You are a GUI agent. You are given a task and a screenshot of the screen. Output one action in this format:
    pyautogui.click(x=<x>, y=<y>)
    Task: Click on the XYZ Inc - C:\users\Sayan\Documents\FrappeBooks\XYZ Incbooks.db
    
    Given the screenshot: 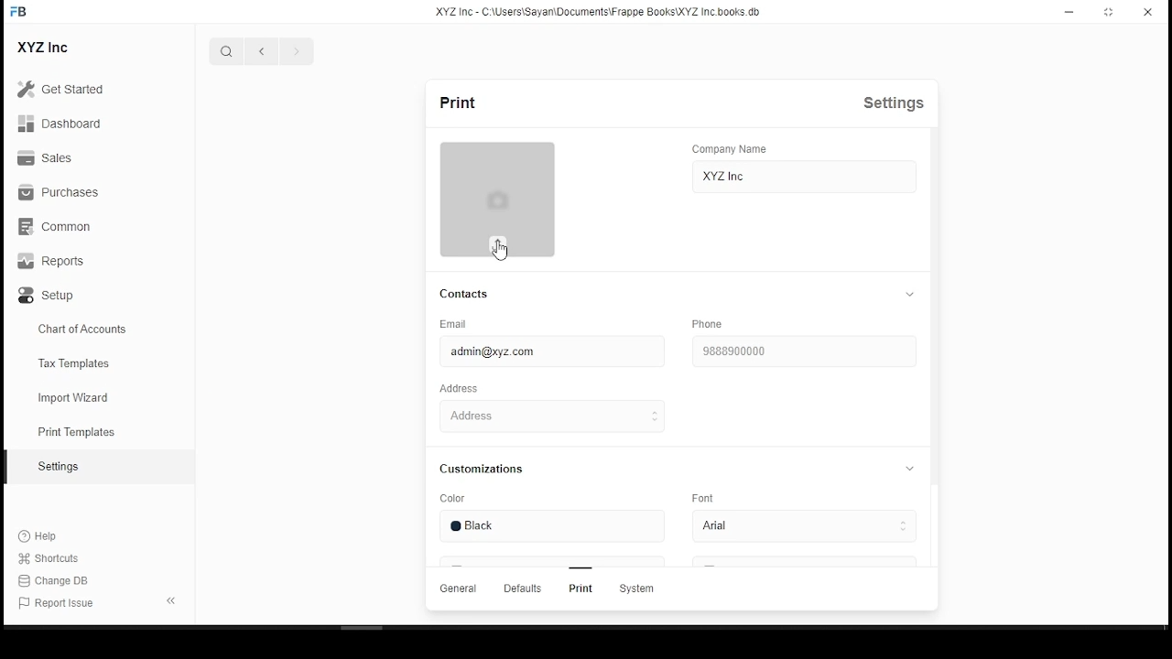 What is the action you would take?
    pyautogui.click(x=601, y=12)
    